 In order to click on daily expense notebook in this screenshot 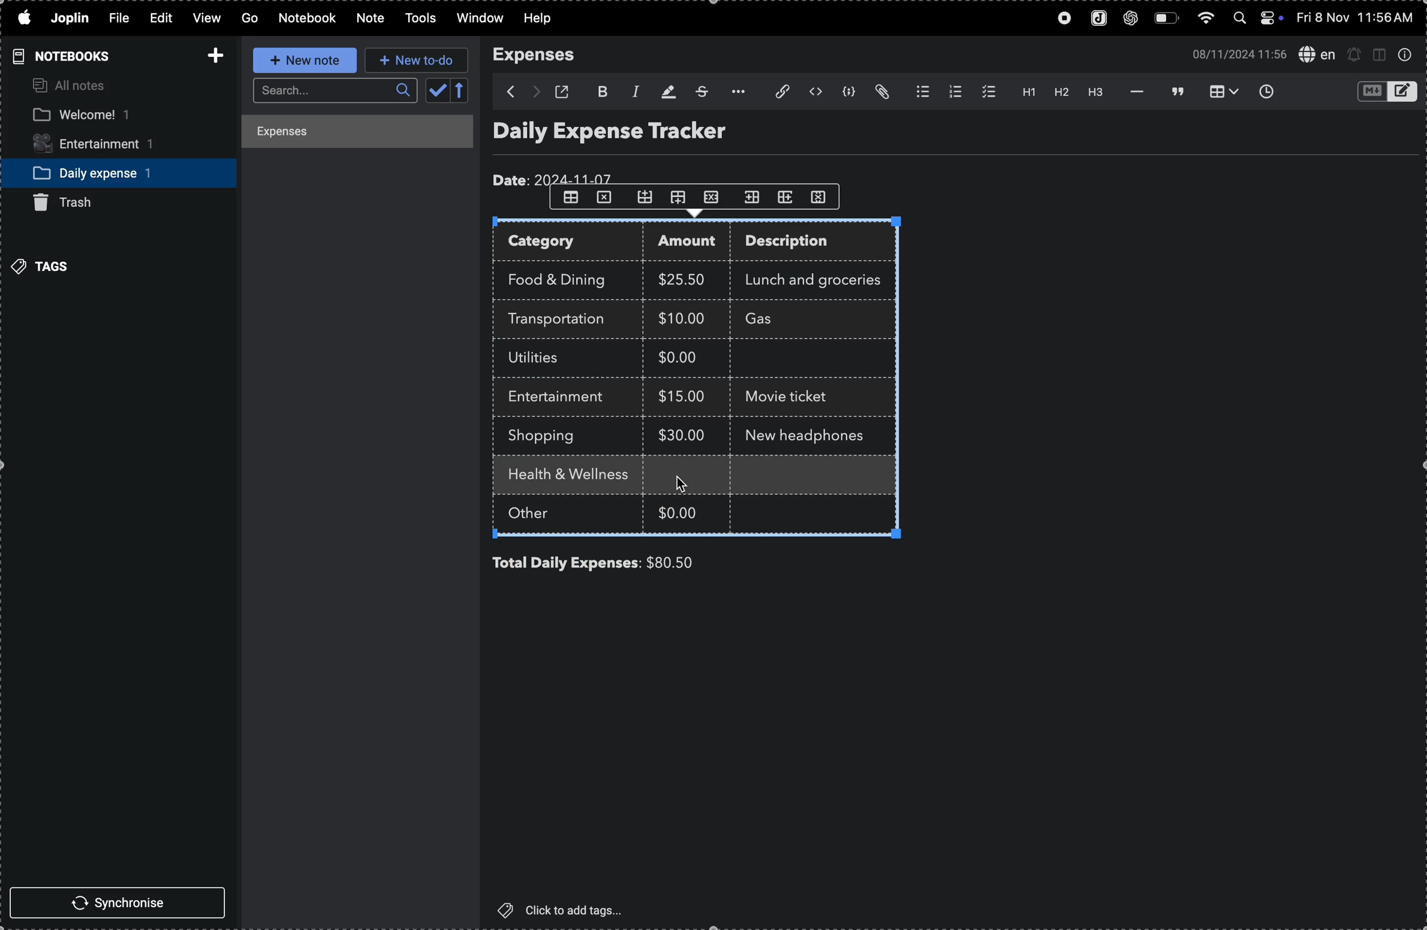, I will do `click(109, 172)`.